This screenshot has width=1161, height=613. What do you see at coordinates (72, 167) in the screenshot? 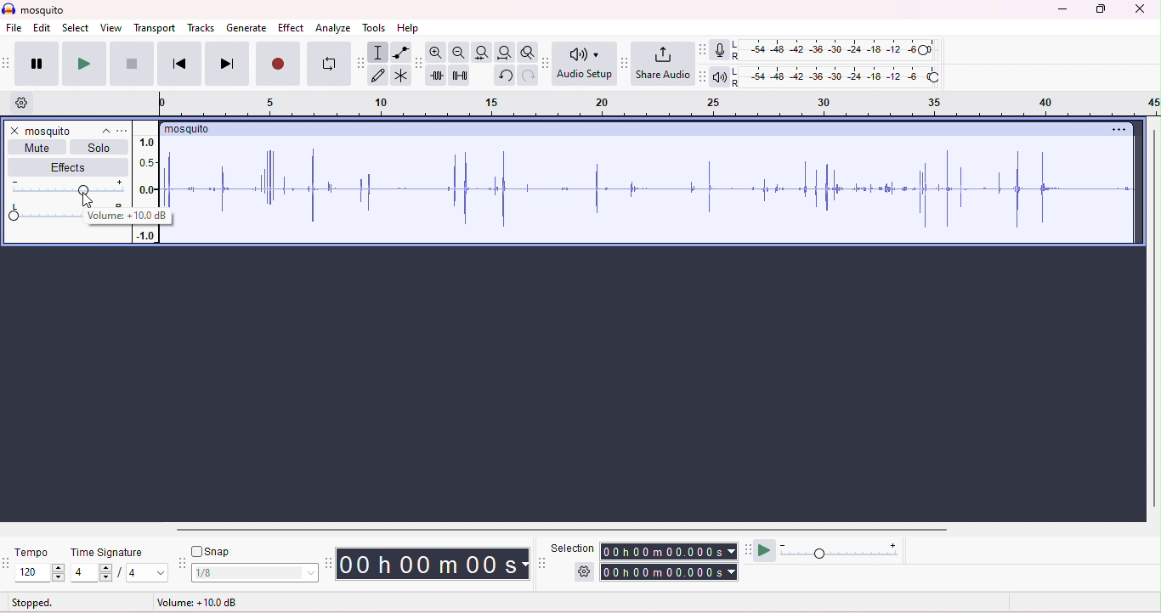
I see `effects` at bounding box center [72, 167].